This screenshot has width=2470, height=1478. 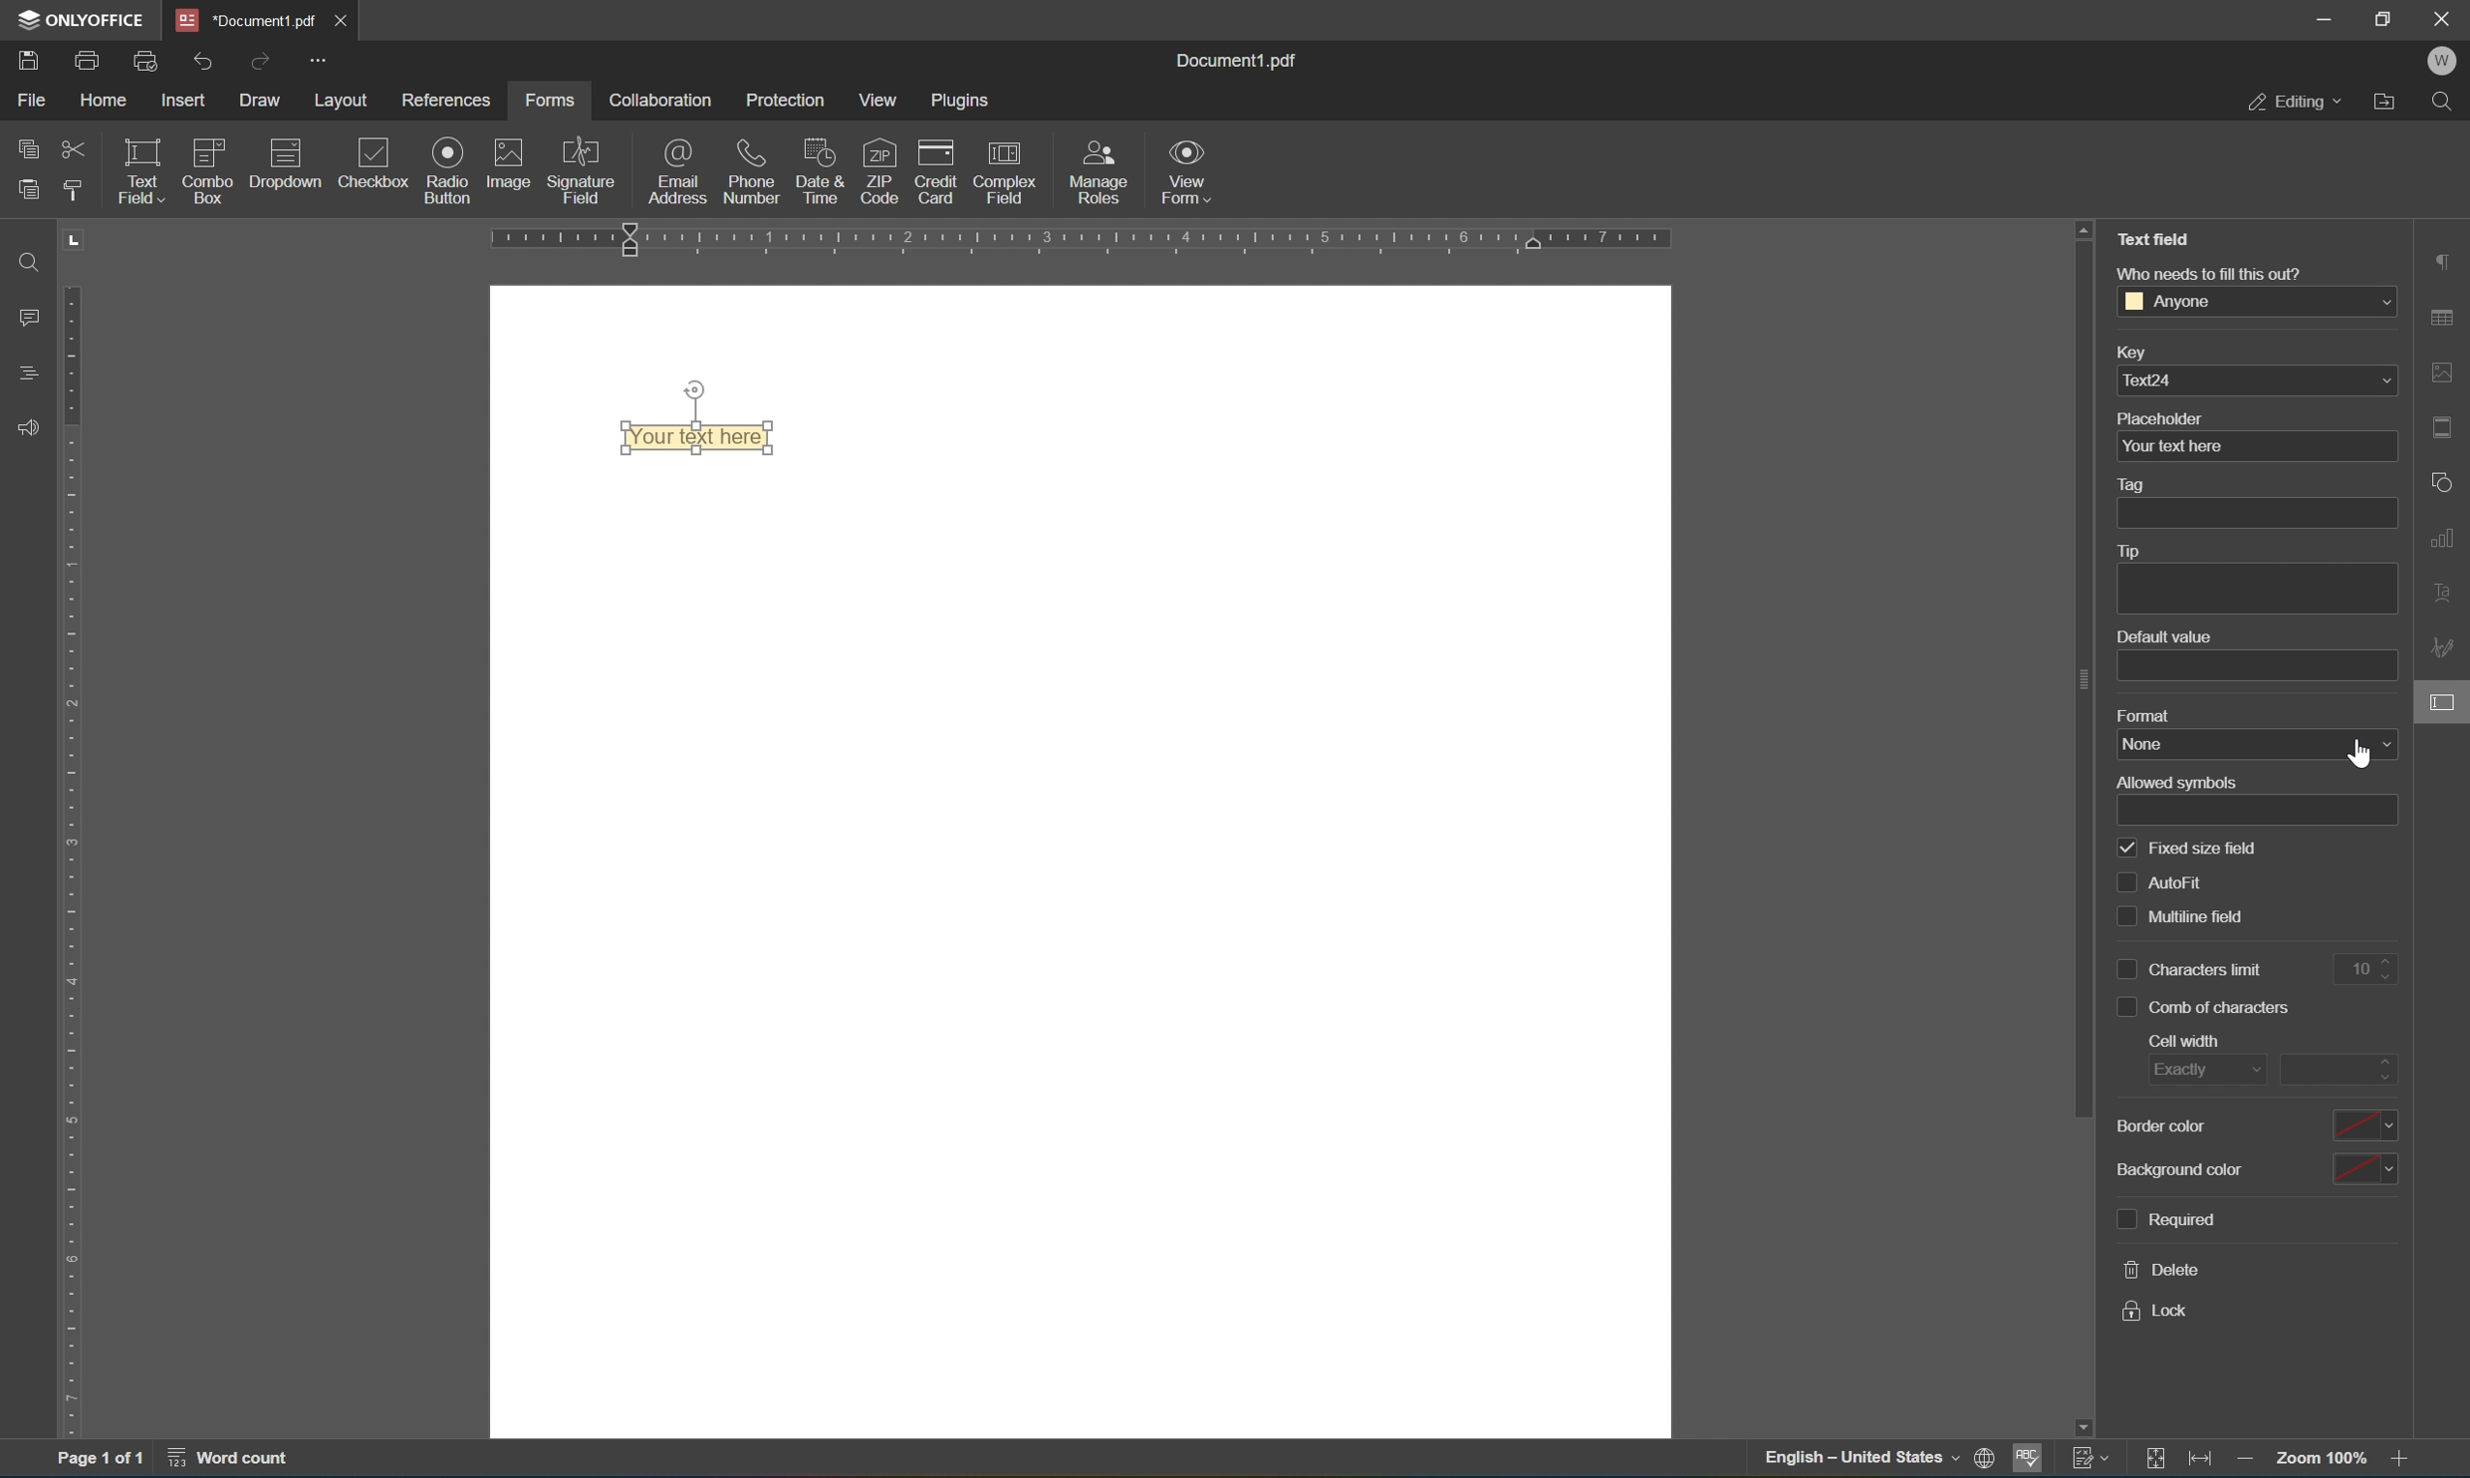 What do you see at coordinates (202, 64) in the screenshot?
I see `undo` at bounding box center [202, 64].